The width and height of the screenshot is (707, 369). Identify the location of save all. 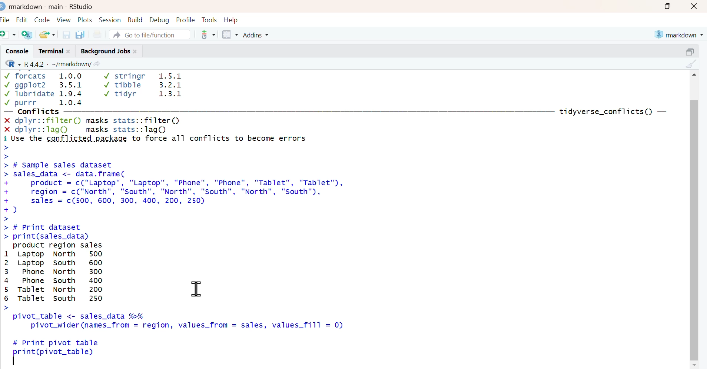
(80, 34).